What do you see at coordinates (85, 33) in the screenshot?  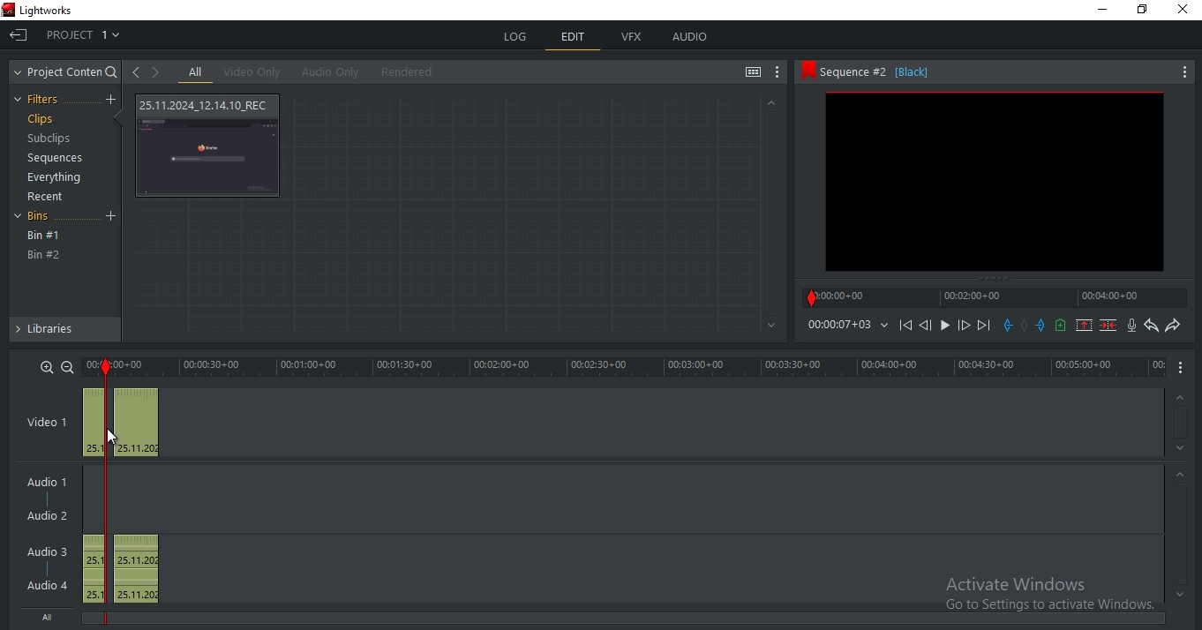 I see `project 1` at bounding box center [85, 33].